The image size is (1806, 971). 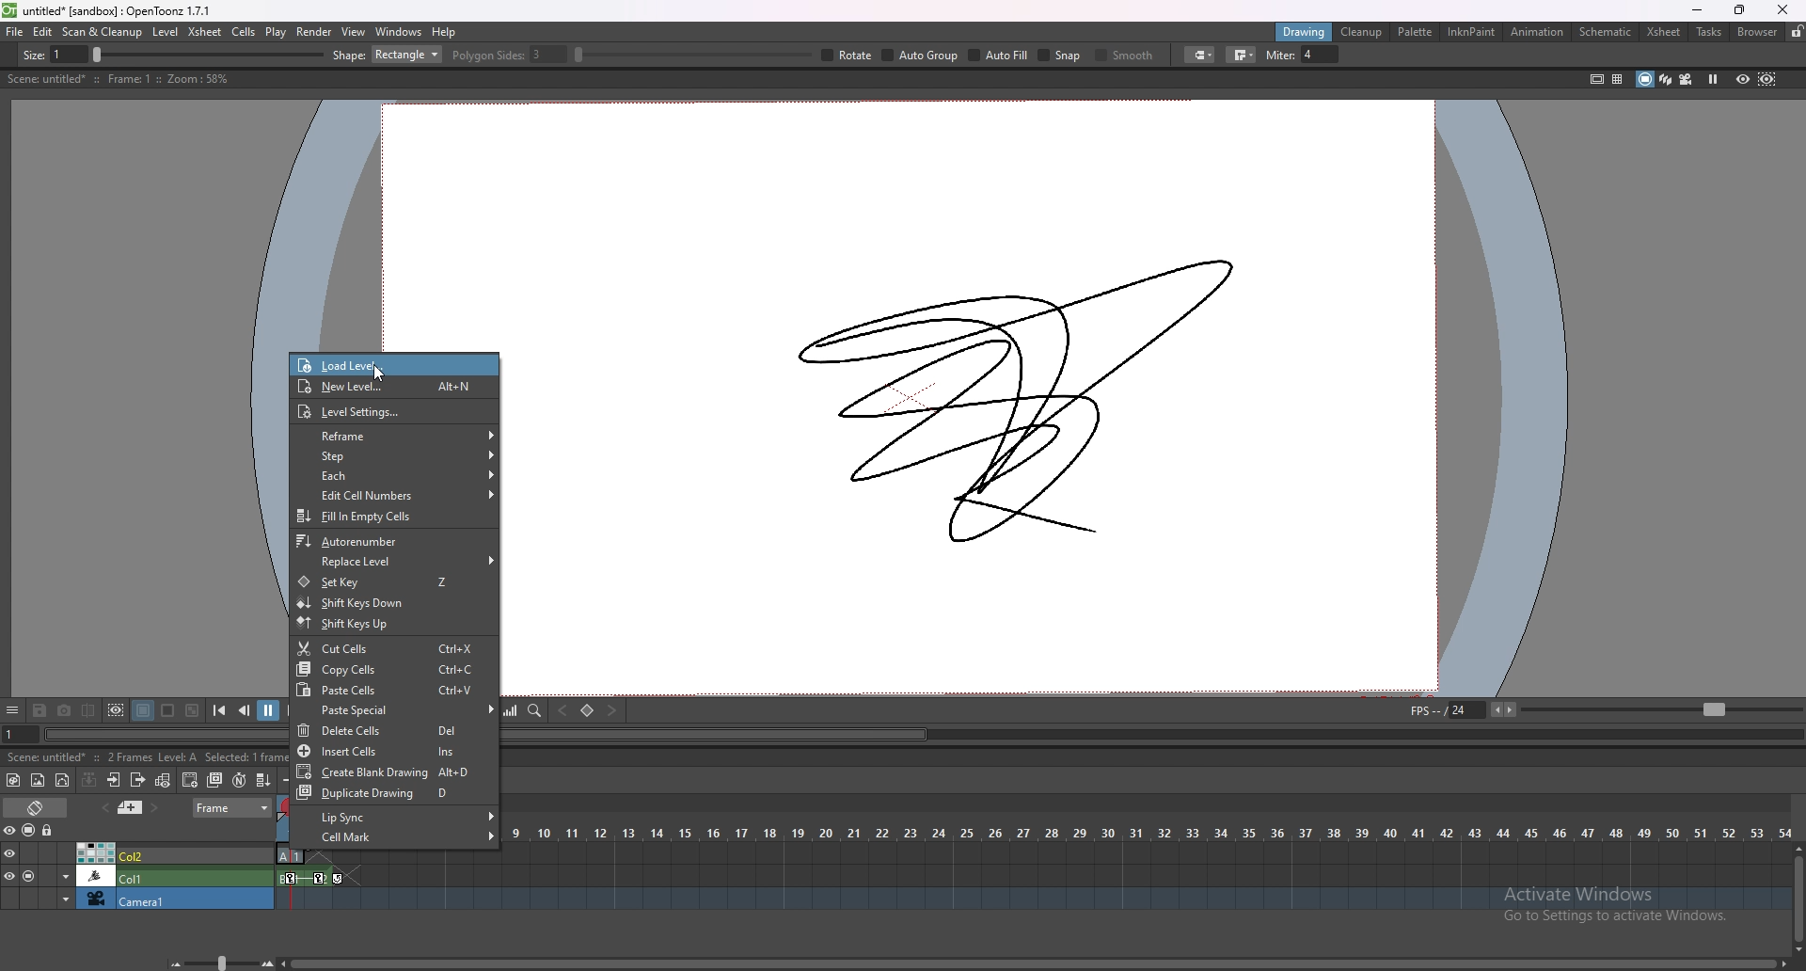 I want to click on browser, so click(x=1758, y=32).